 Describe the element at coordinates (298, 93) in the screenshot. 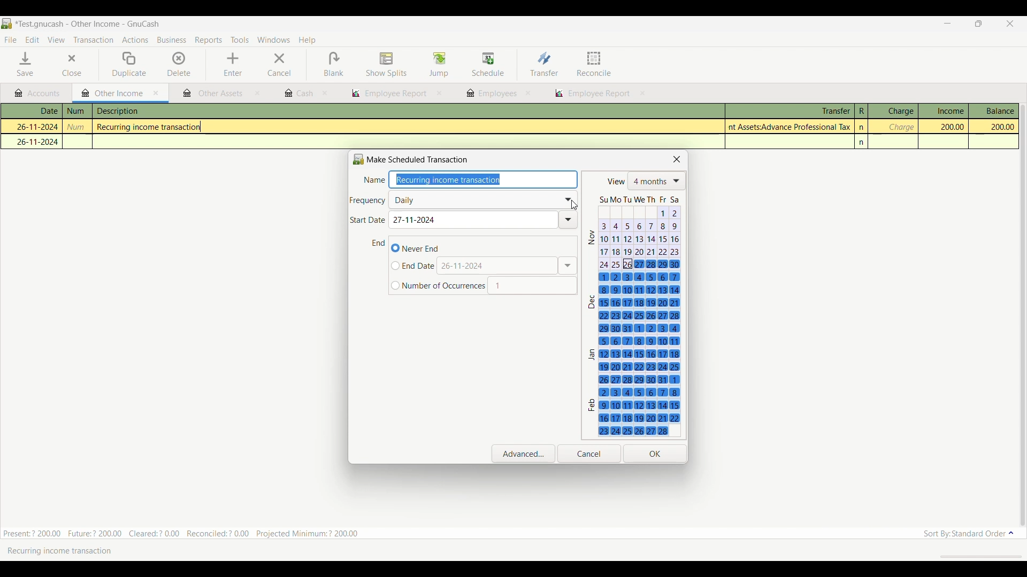

I see `cash` at that location.